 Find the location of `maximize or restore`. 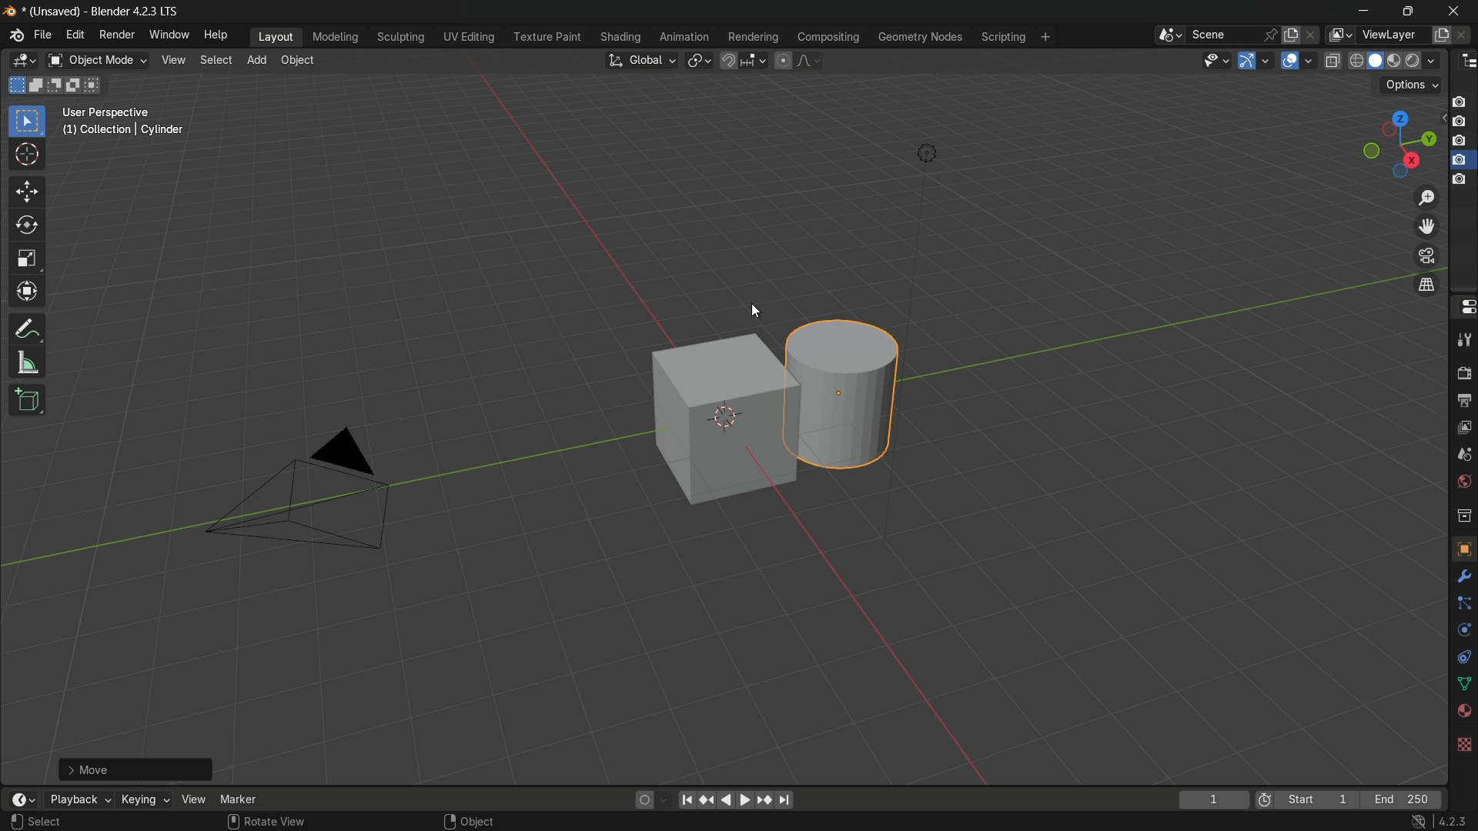

maximize or restore is located at coordinates (1407, 12).